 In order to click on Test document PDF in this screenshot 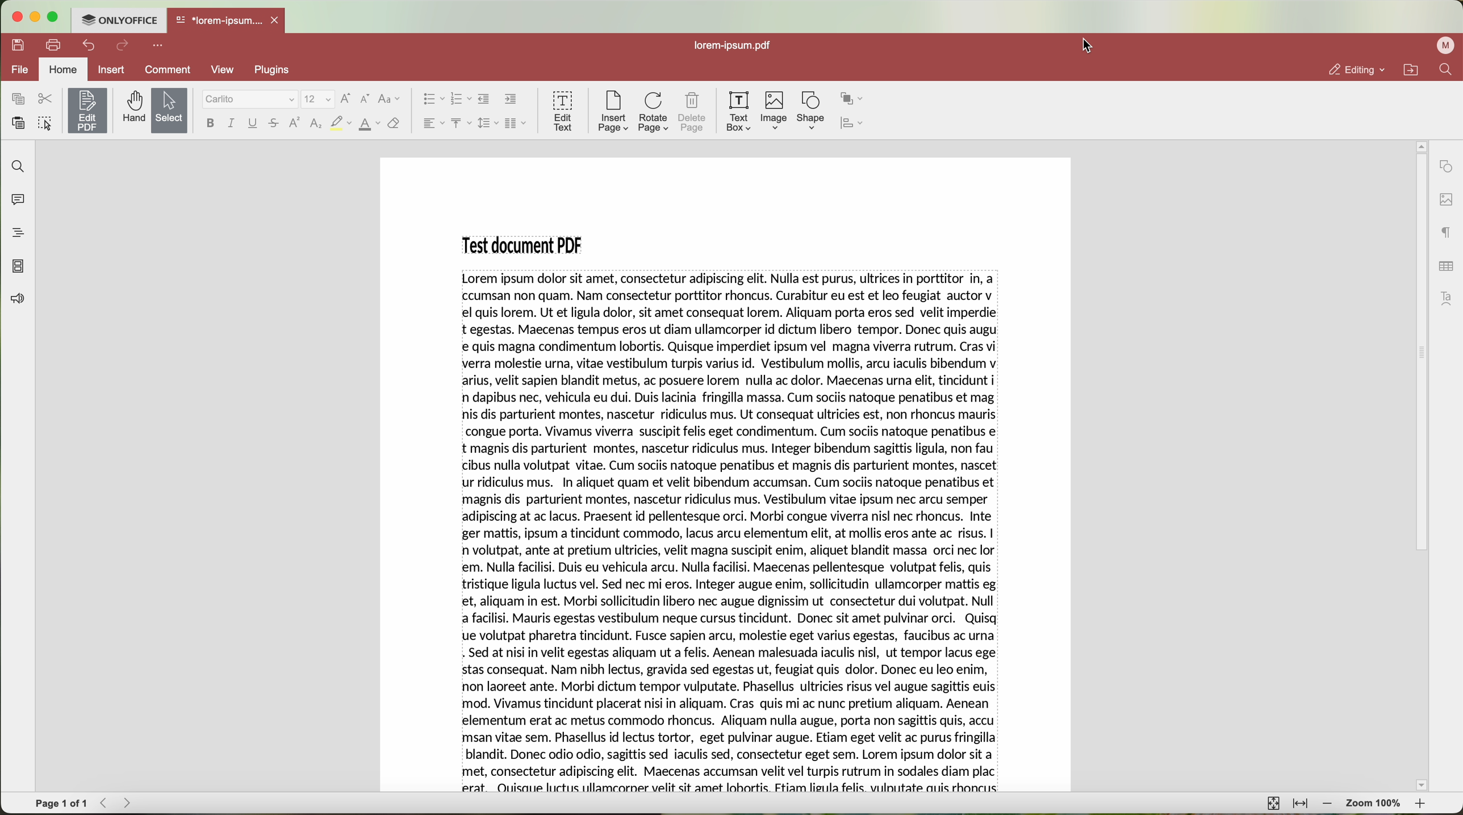, I will do `click(525, 245)`.